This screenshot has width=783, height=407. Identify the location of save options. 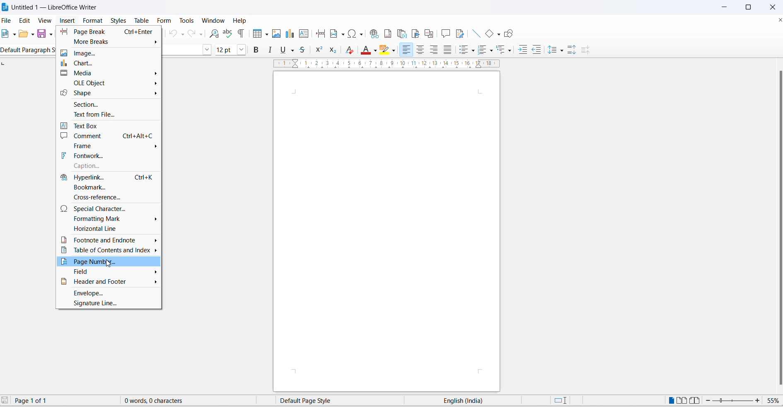
(52, 35).